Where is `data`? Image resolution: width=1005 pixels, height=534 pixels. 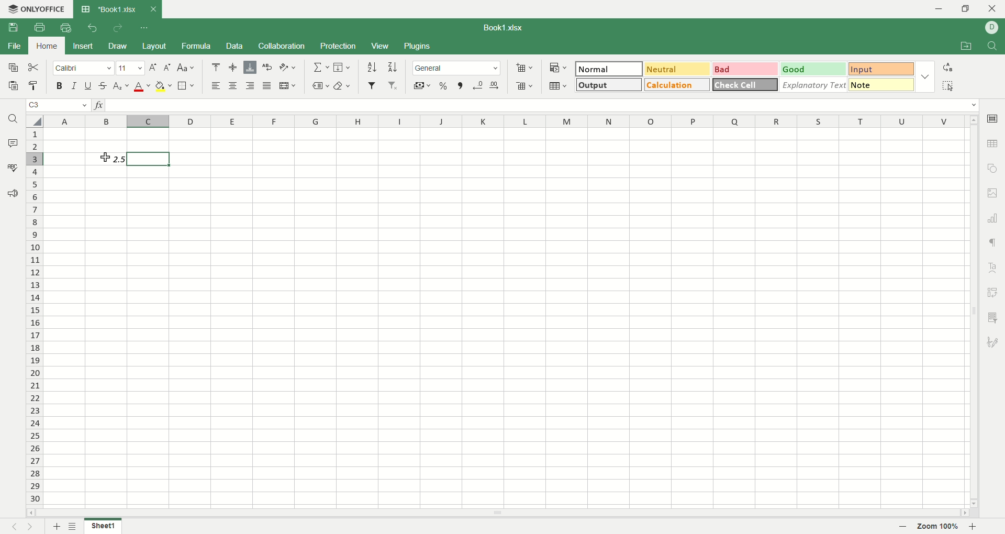
data is located at coordinates (236, 46).